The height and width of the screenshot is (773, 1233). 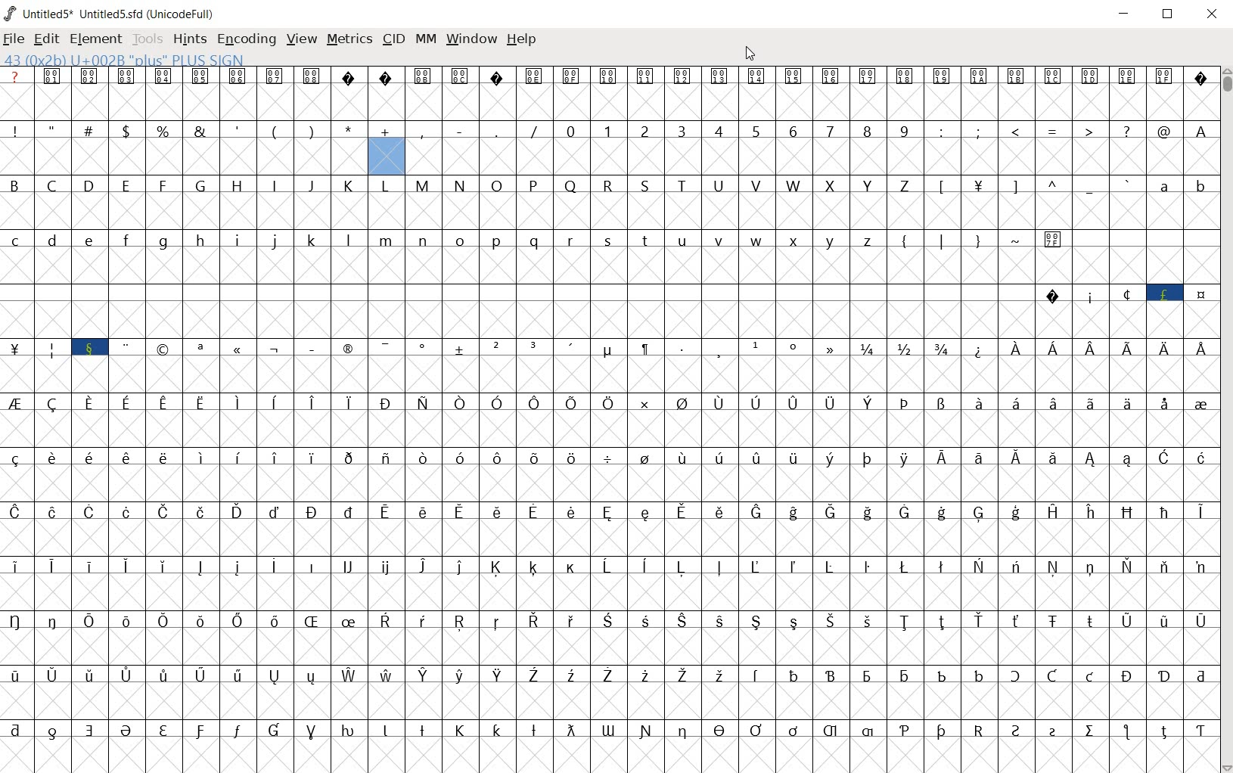 I want to click on Latin extended characters, so click(x=646, y=420).